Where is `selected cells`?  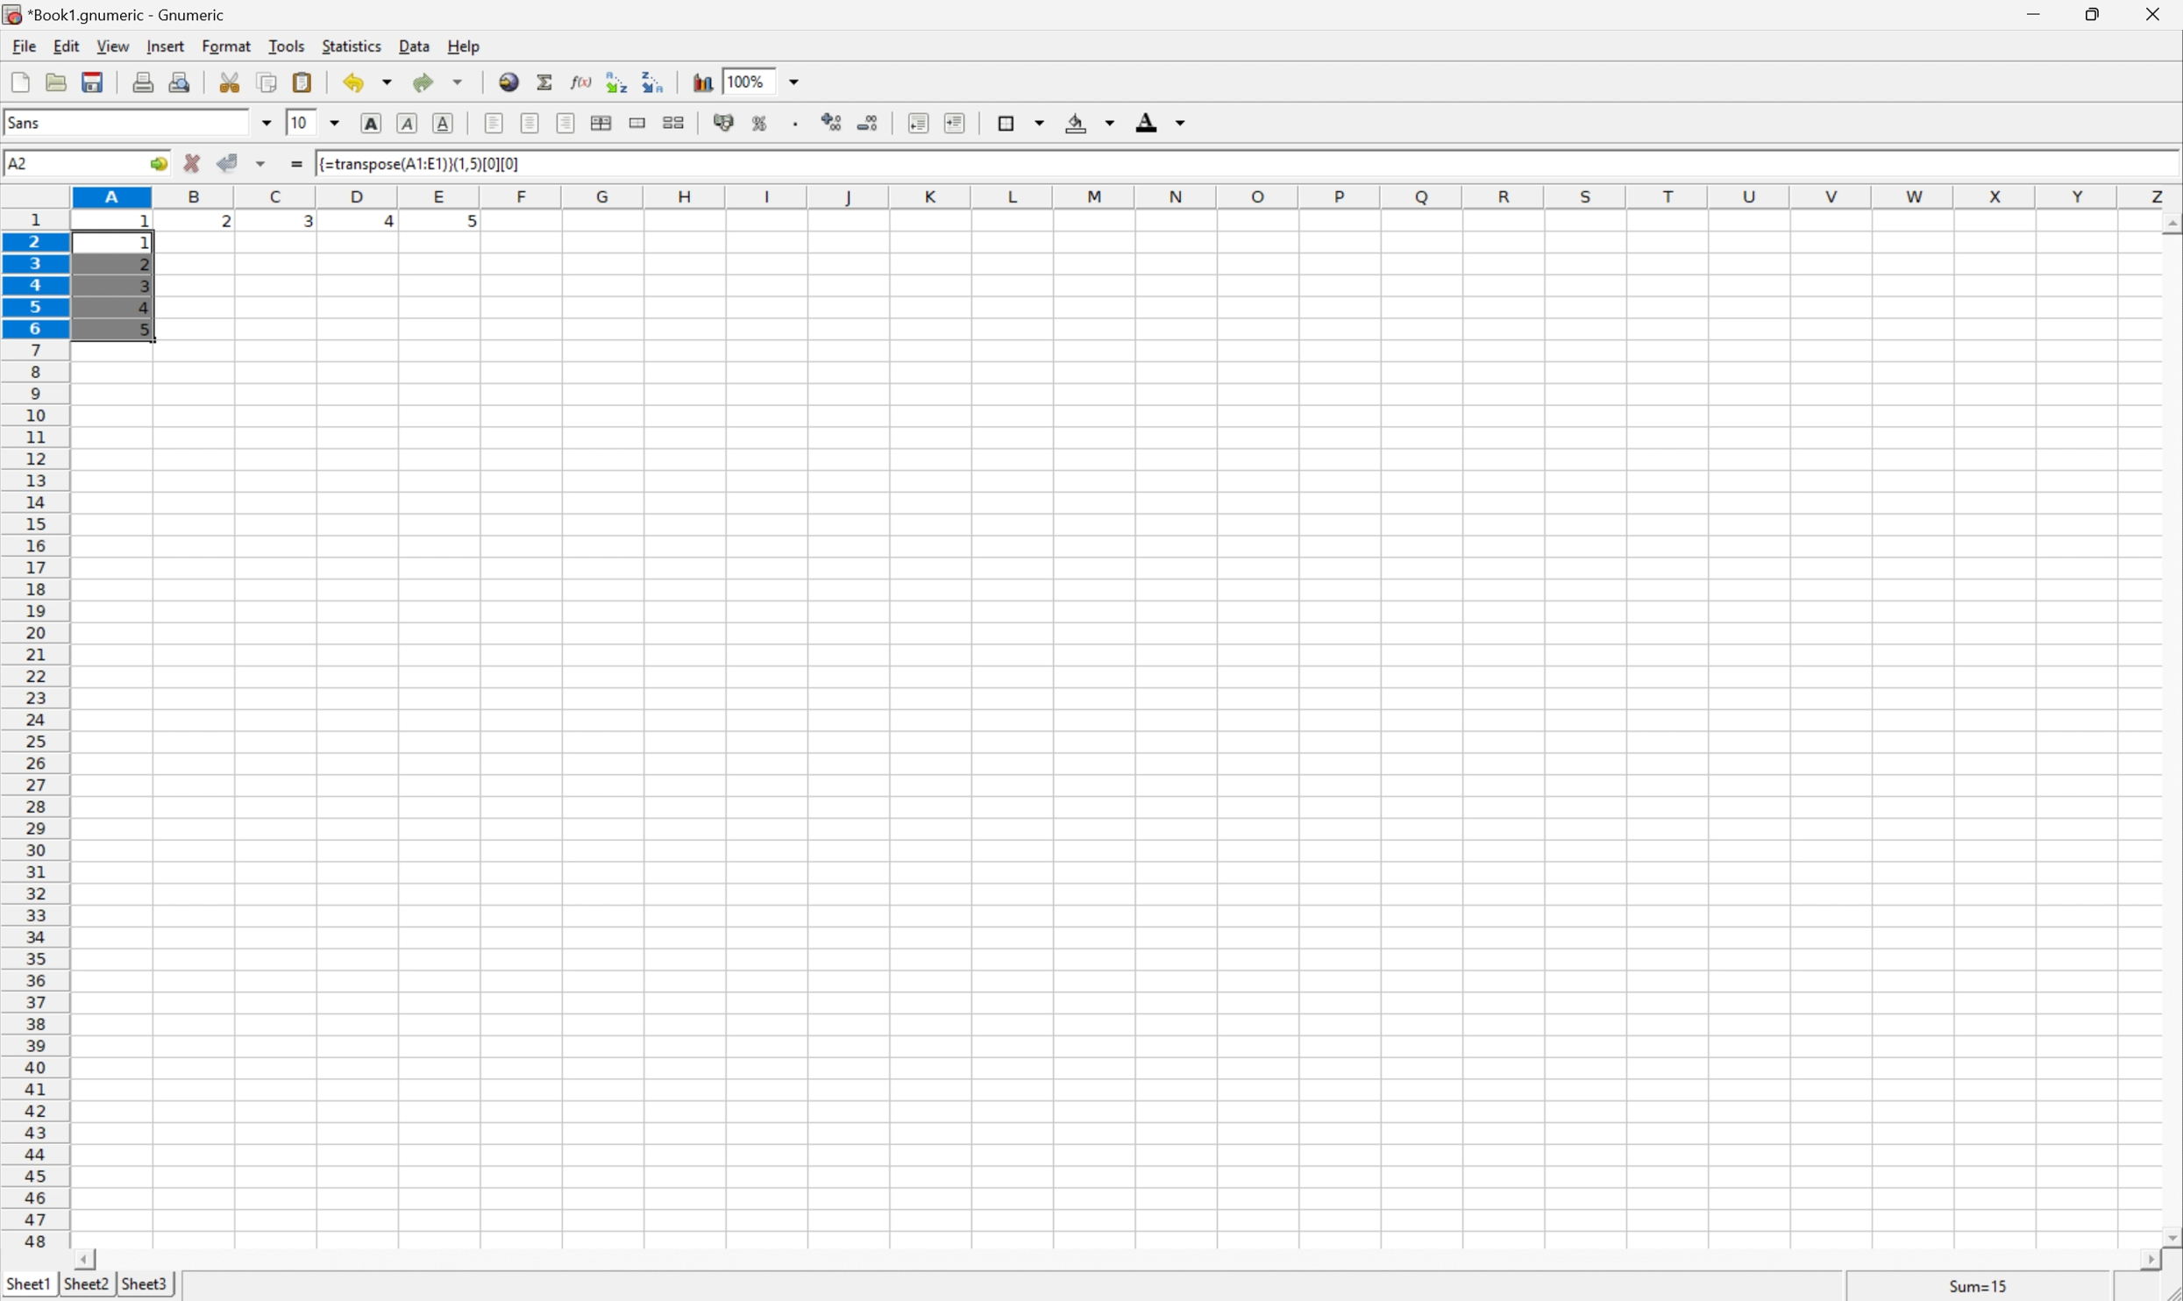
selected cells is located at coordinates (102, 297).